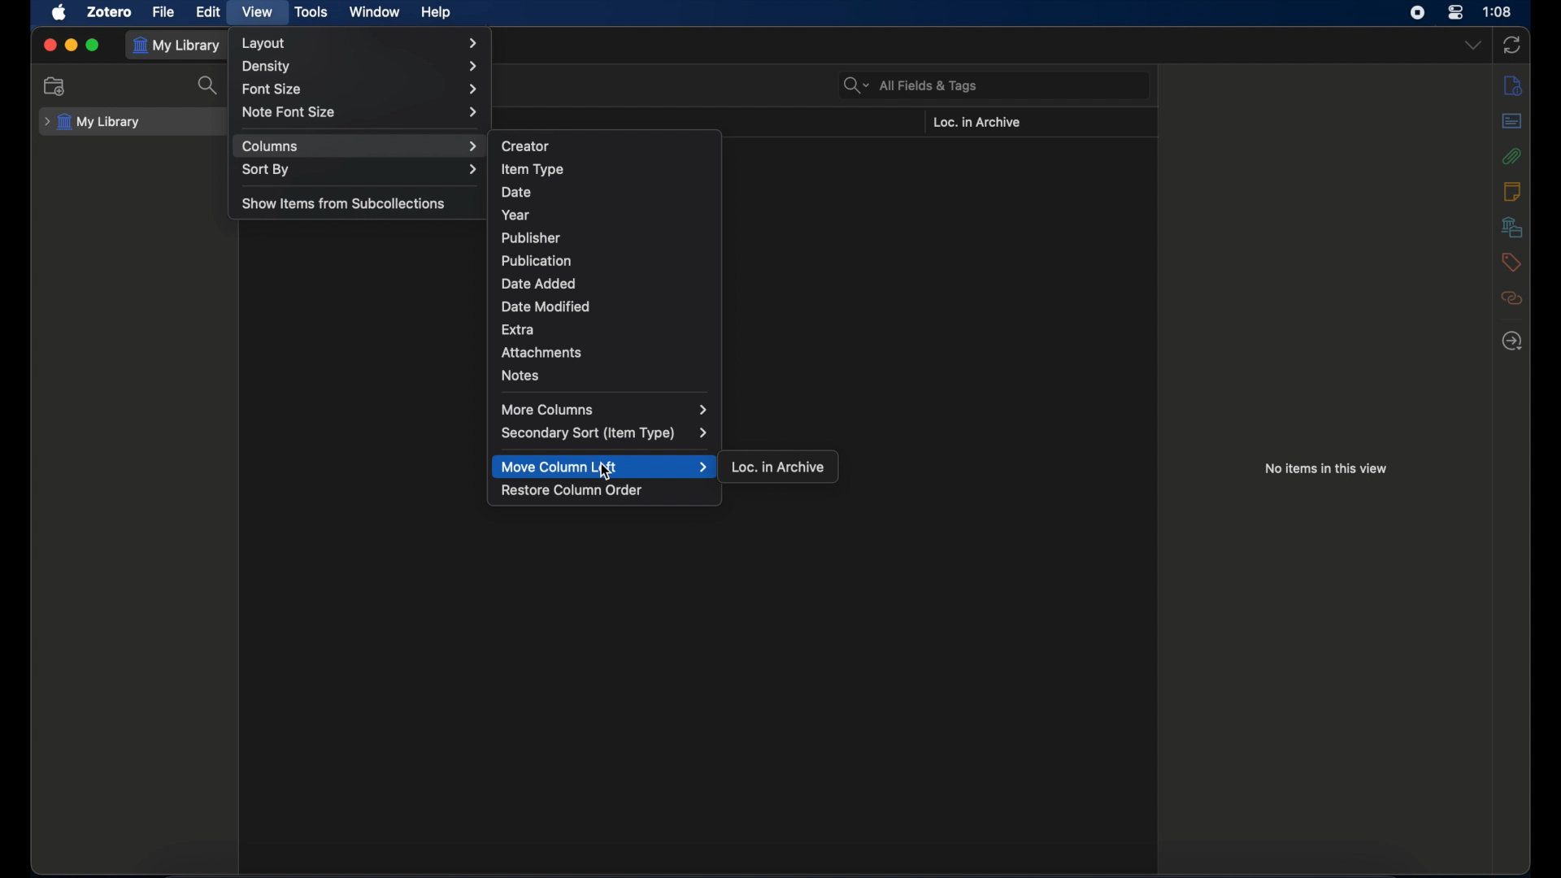  What do you see at coordinates (54, 86) in the screenshot?
I see `new collection` at bounding box center [54, 86].